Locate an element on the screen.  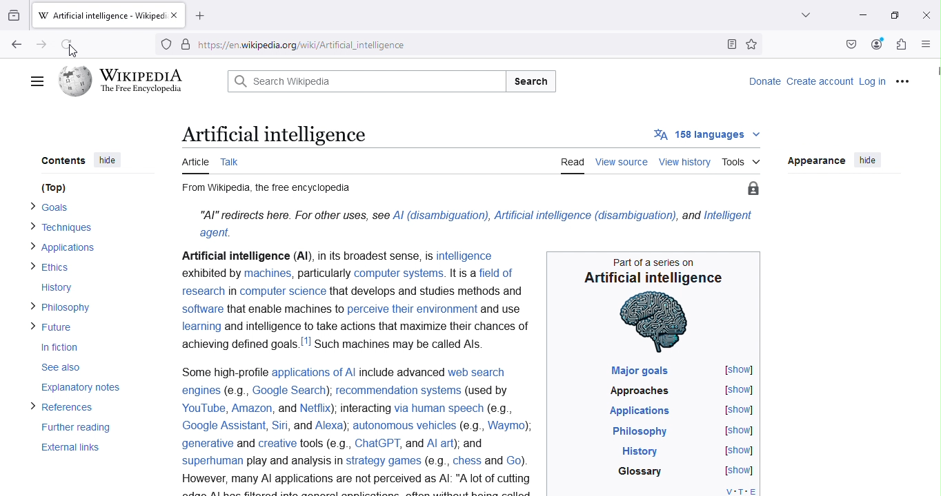
Applications is located at coordinates (639, 411).